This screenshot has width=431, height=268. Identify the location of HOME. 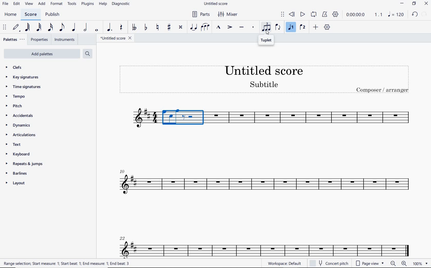
(11, 15).